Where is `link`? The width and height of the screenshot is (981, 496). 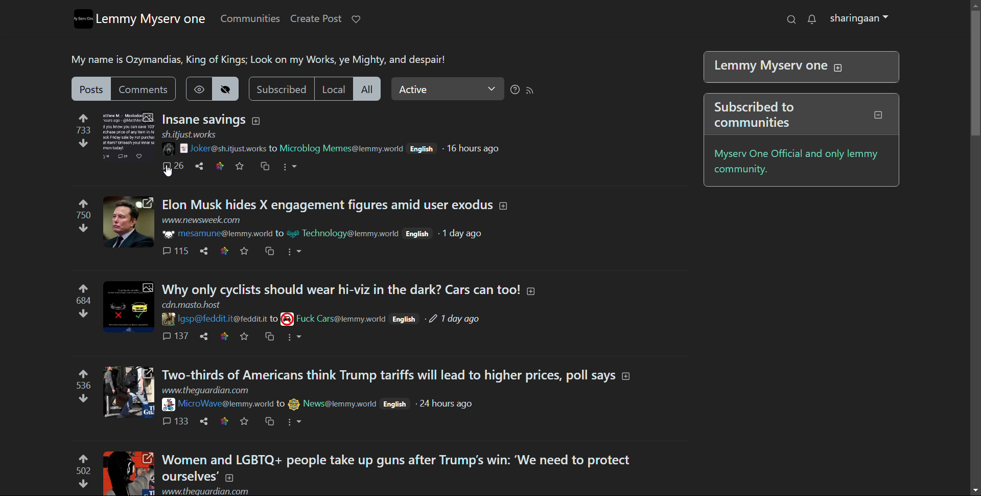
link is located at coordinates (224, 251).